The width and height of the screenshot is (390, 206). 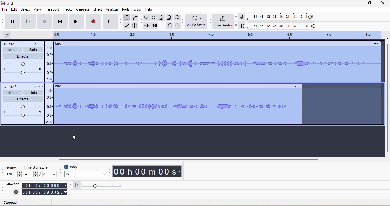 I want to click on audacity selection toolbar, so click(x=3, y=189).